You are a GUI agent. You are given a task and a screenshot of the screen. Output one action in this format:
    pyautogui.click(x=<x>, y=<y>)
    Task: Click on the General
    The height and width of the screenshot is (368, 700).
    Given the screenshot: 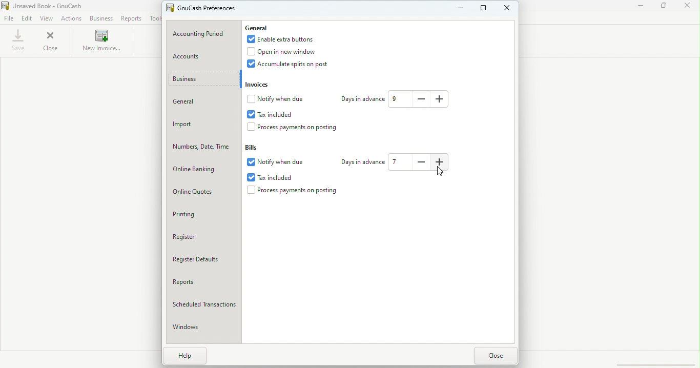 What is the action you would take?
    pyautogui.click(x=202, y=103)
    